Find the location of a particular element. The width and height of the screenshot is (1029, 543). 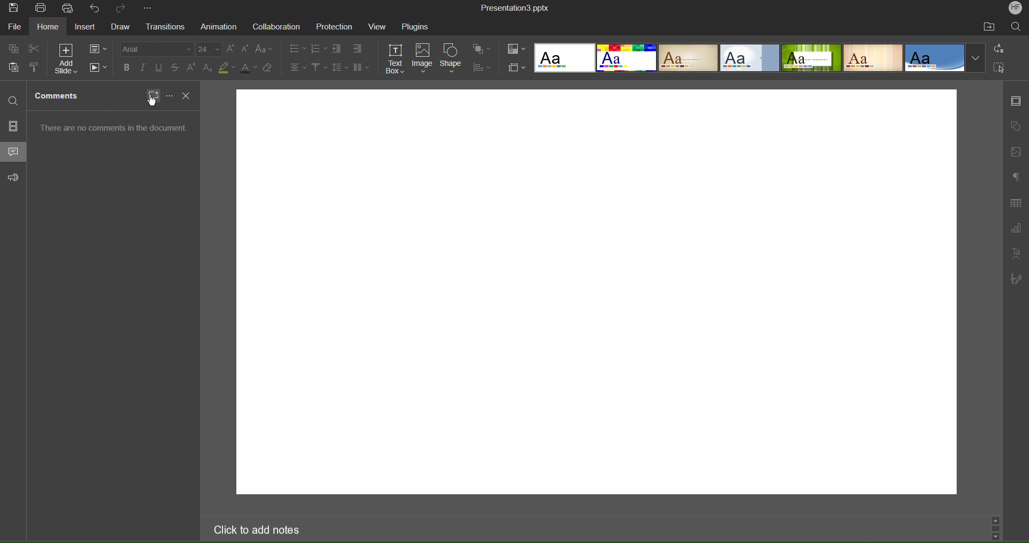

Feedback and Support is located at coordinates (15, 178).